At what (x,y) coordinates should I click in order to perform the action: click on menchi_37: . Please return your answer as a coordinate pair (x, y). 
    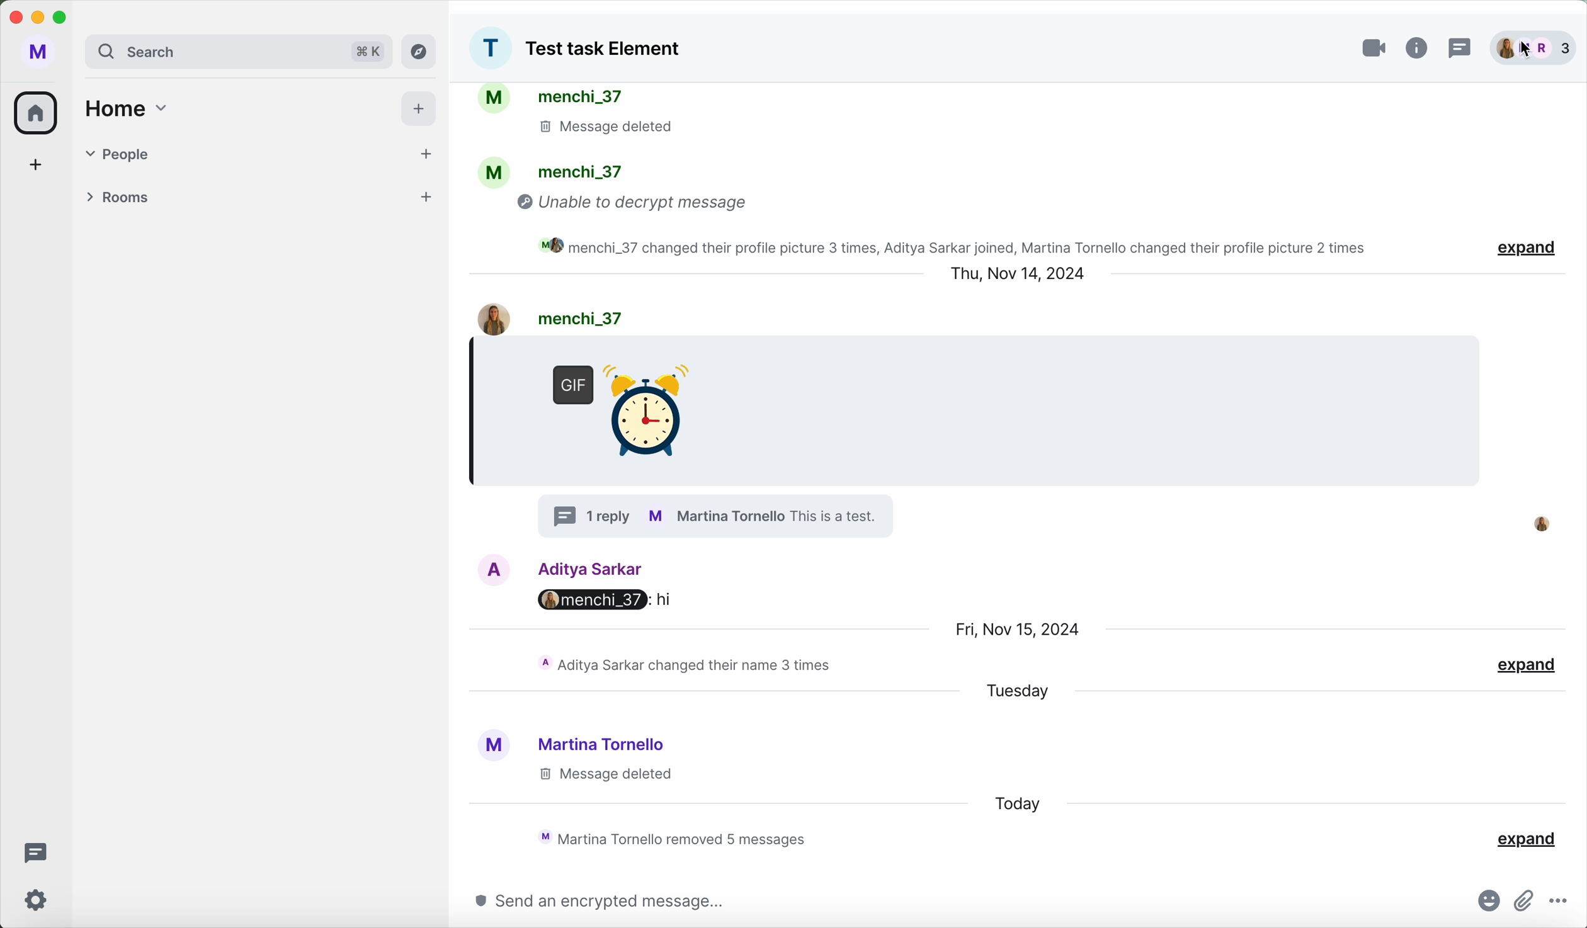
    Looking at the image, I should click on (586, 599).